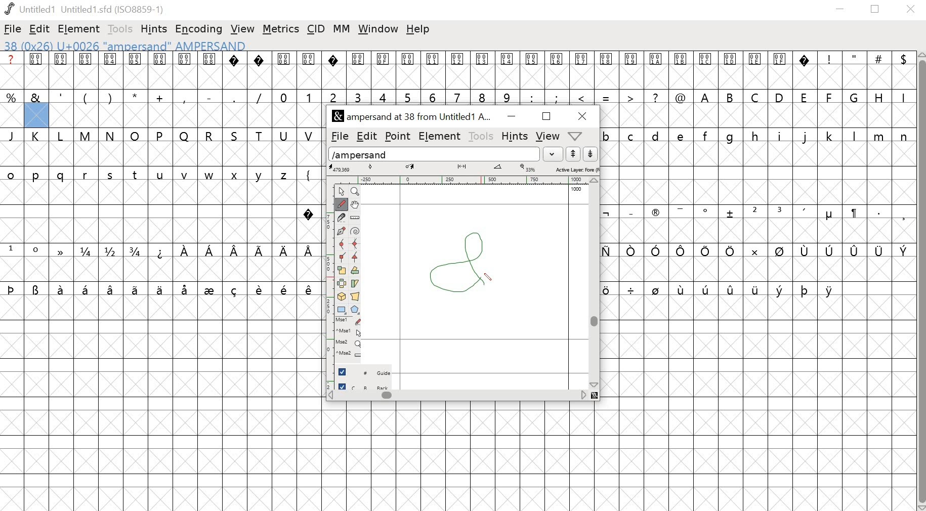 The height and width of the screenshot is (511, 926). I want to click on add a curve point always either vertically or horizontally, so click(356, 244).